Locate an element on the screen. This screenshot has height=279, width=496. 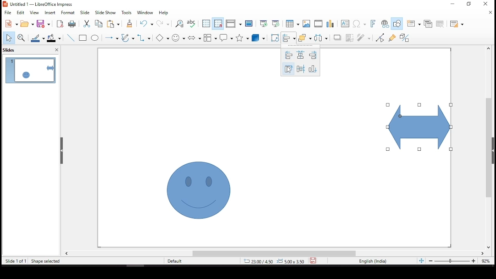
mouse pointer is located at coordinates (289, 71).